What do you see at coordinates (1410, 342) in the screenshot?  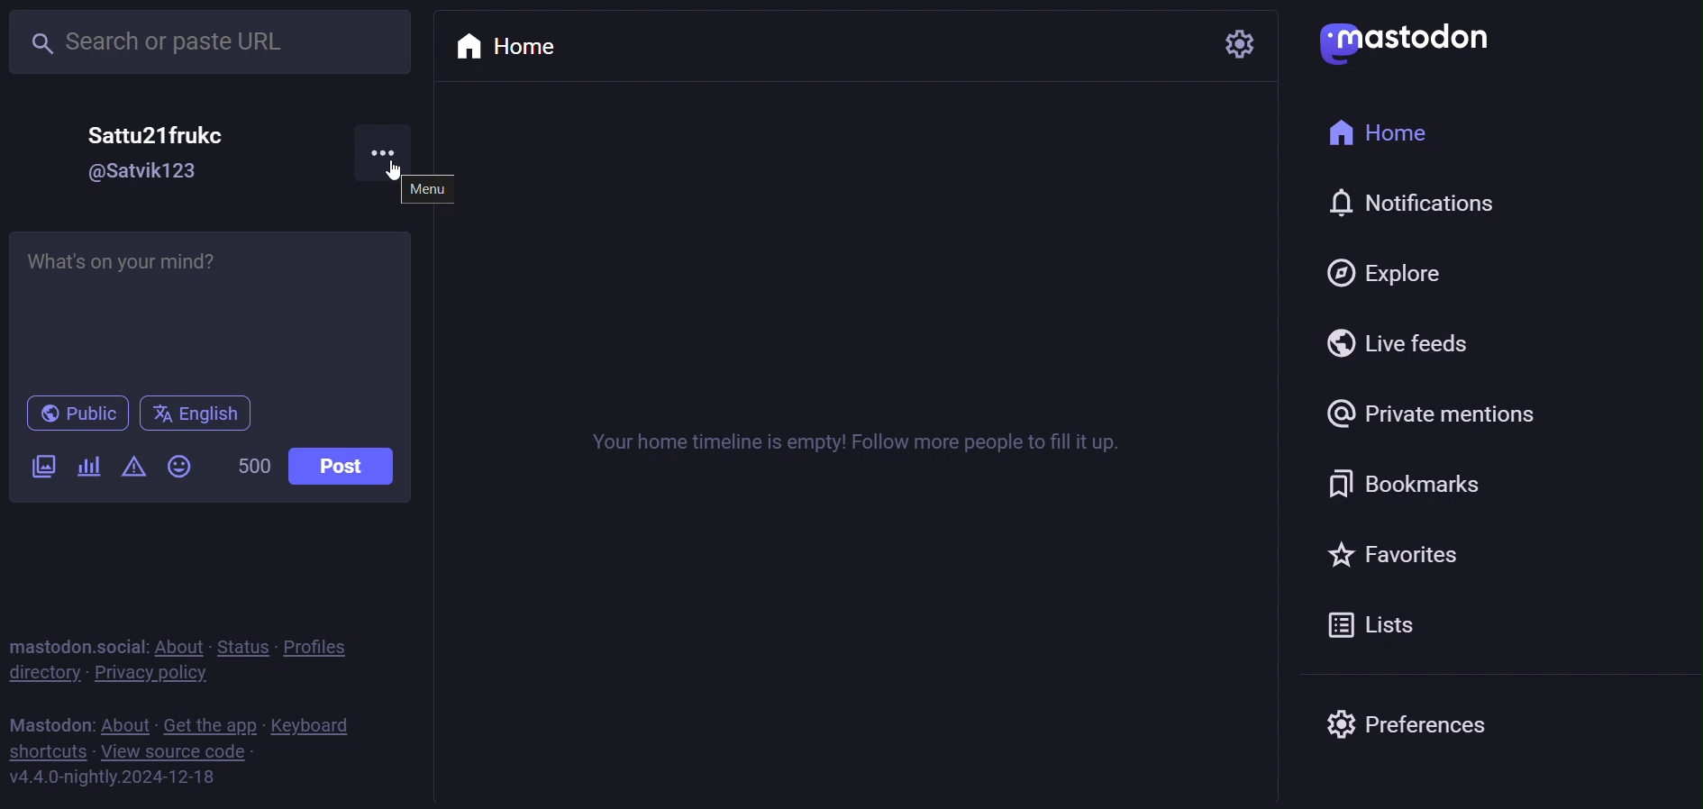 I see `live feeds` at bounding box center [1410, 342].